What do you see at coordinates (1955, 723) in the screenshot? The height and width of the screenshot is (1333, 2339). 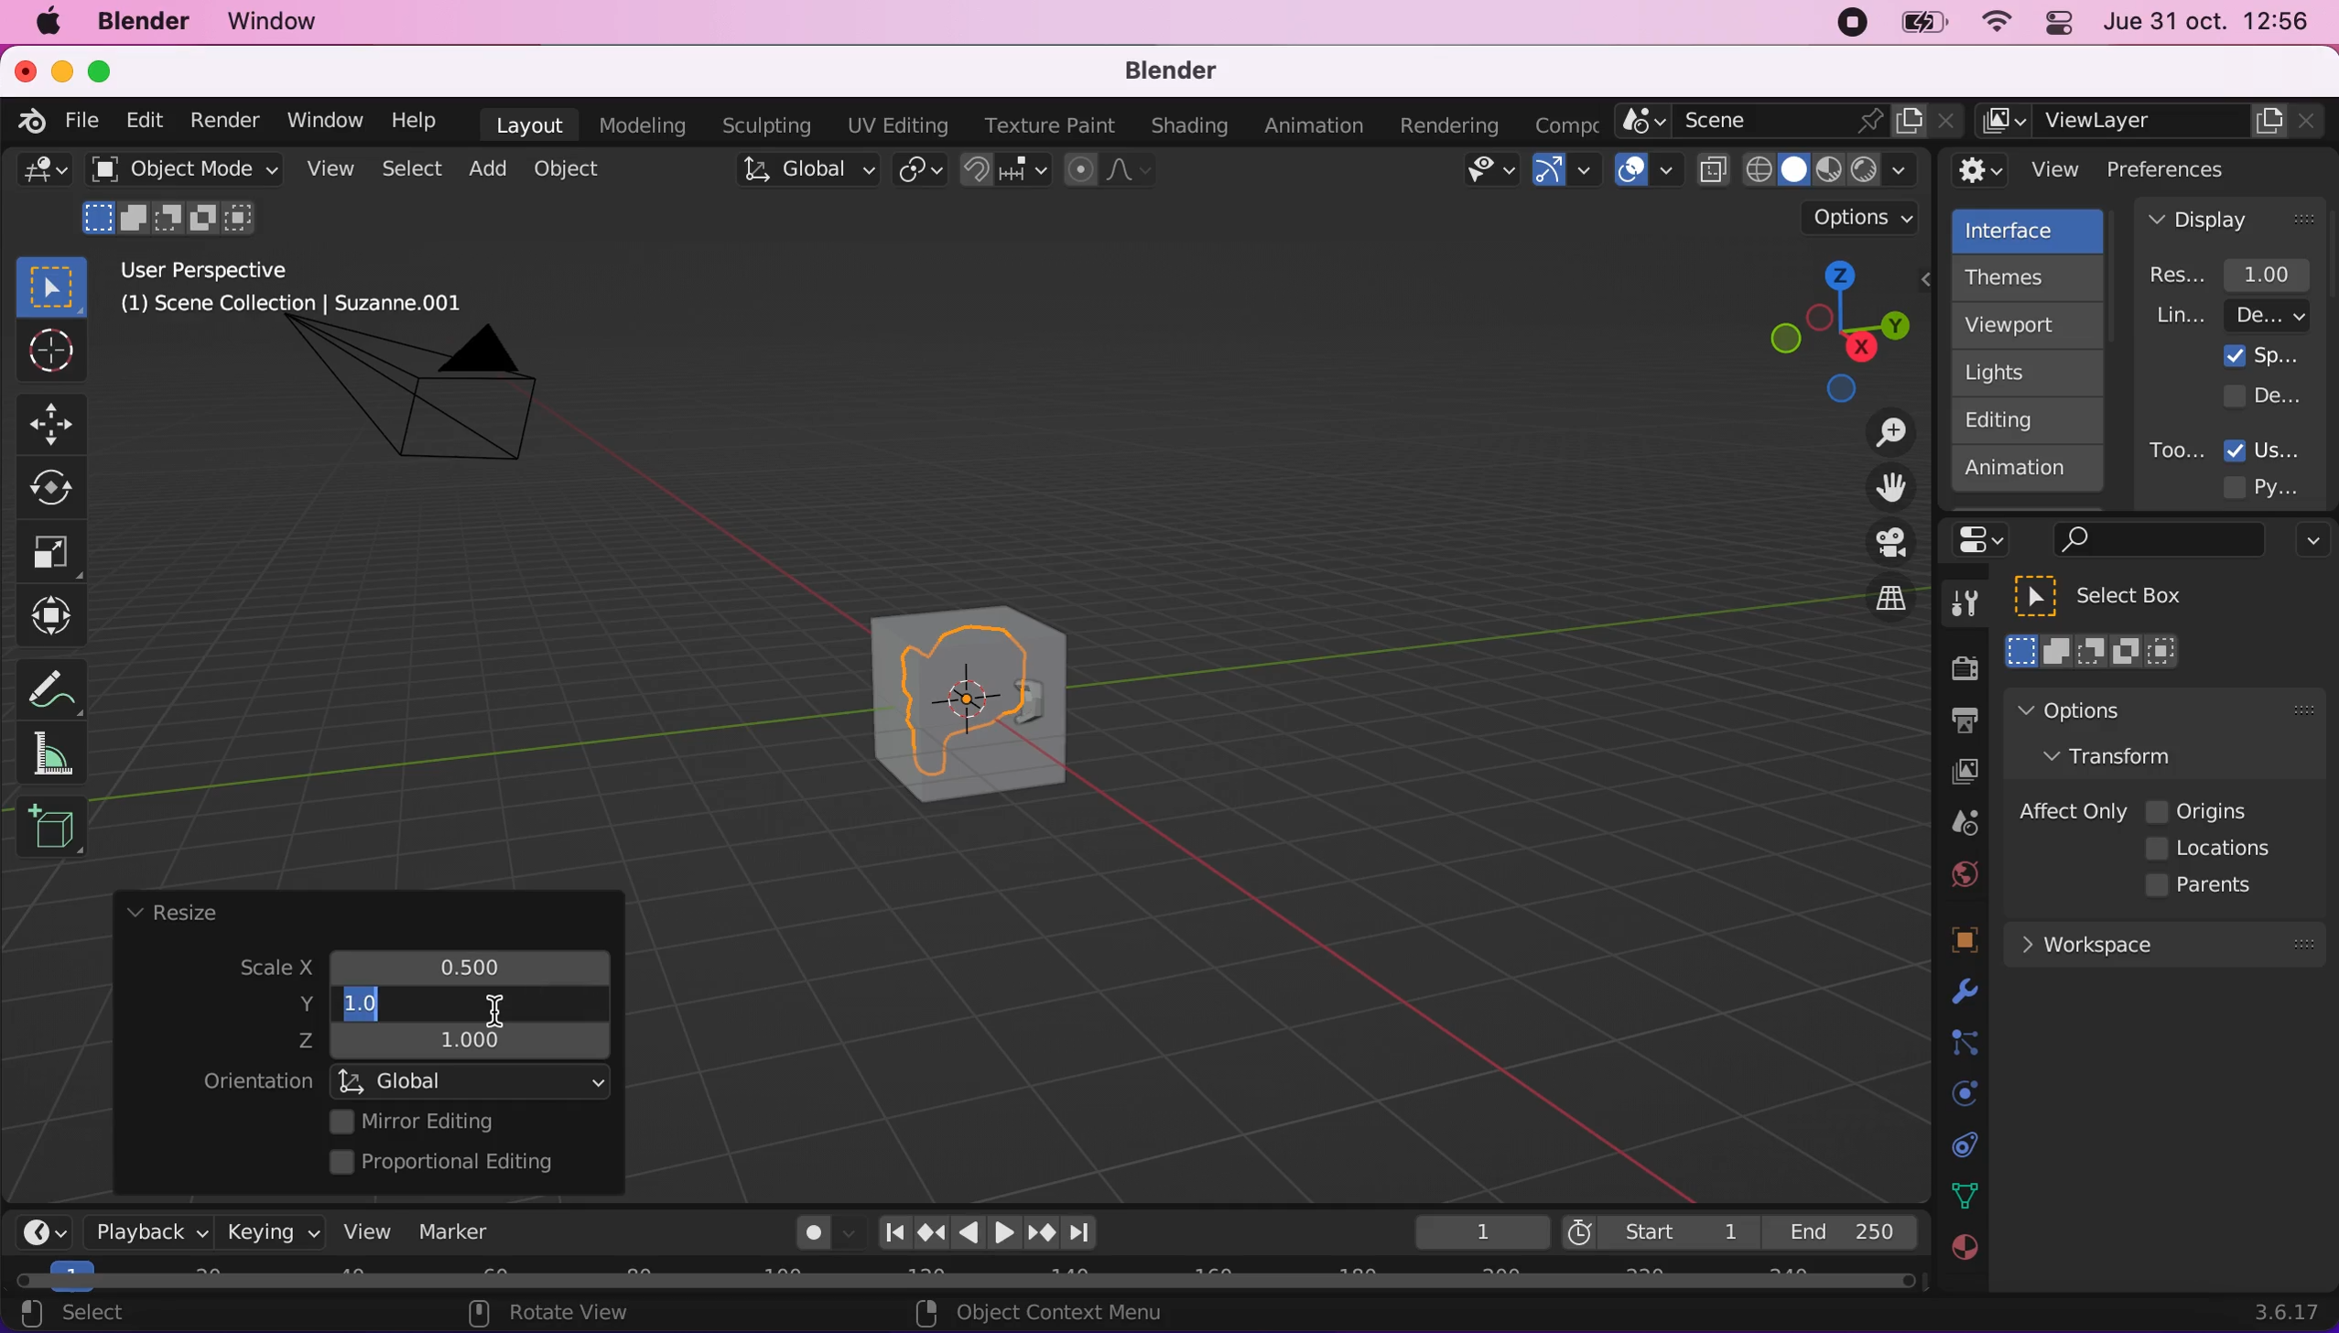 I see `output` at bounding box center [1955, 723].